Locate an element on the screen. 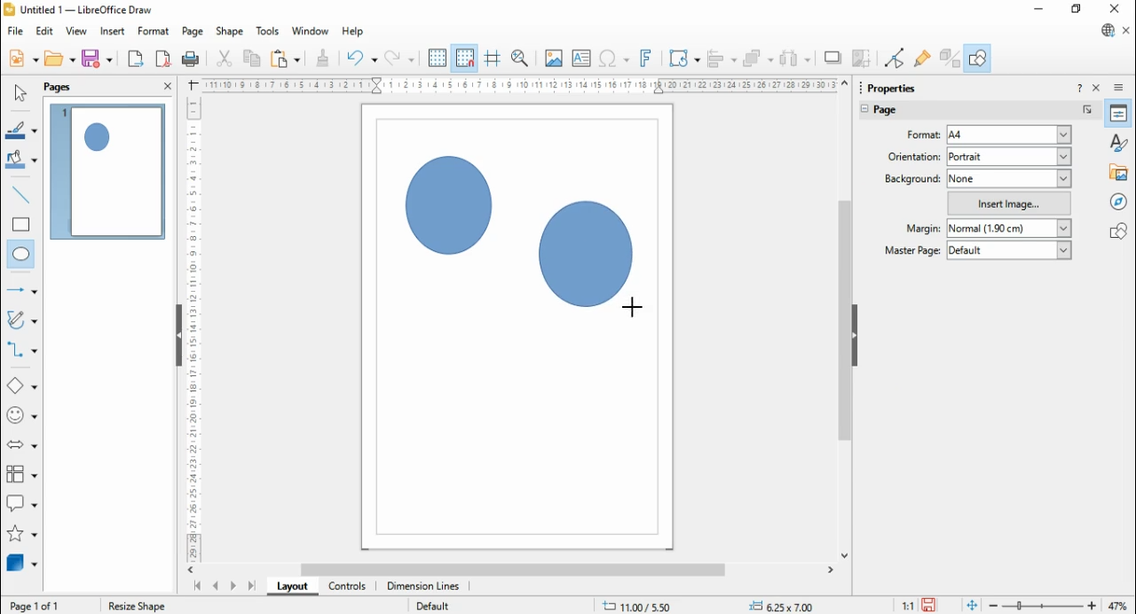  page orientation is located at coordinates (911, 156).